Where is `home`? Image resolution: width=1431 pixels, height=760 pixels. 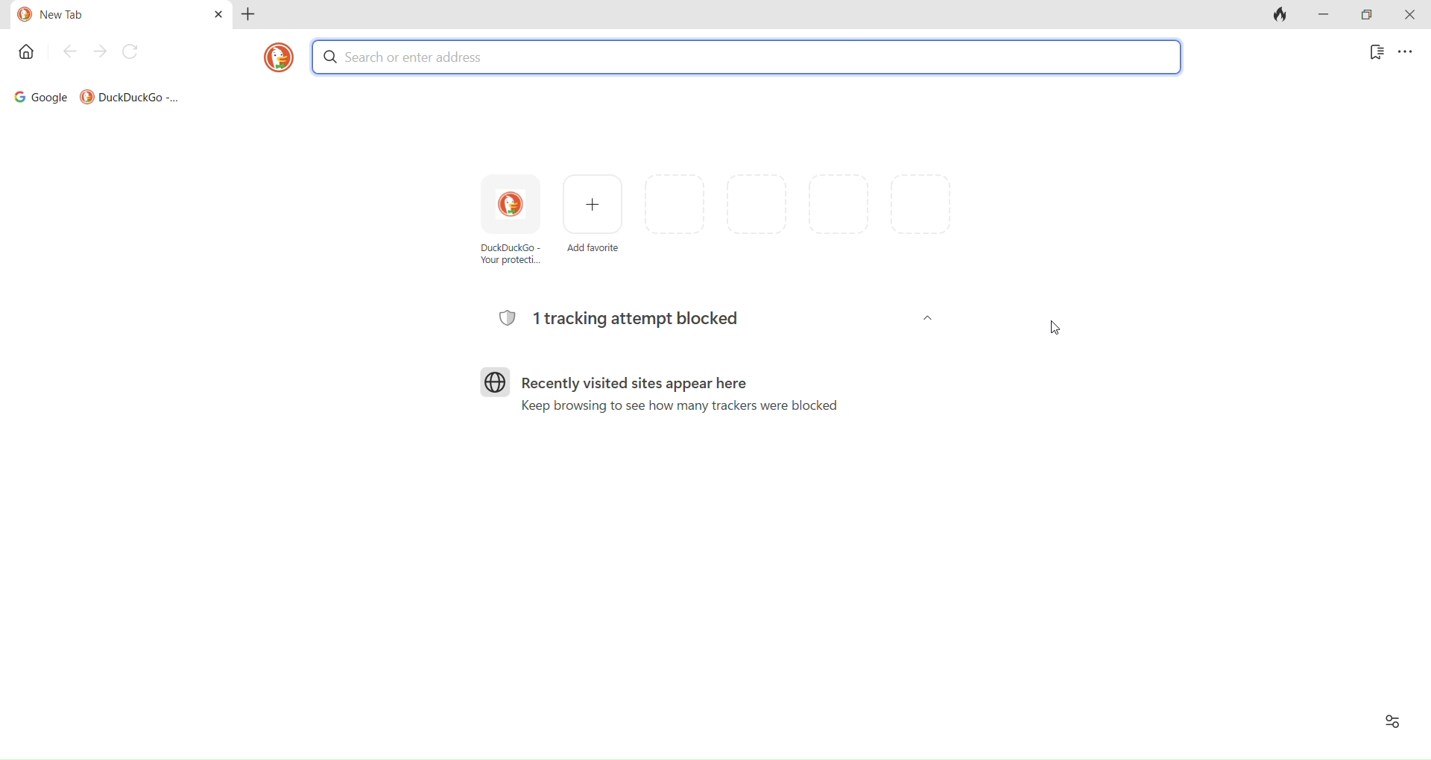 home is located at coordinates (25, 56).